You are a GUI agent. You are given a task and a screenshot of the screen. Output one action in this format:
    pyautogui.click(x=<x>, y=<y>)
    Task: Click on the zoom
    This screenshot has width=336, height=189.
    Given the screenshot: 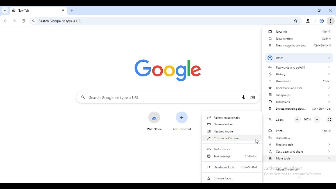 What is the action you would take?
    pyautogui.click(x=276, y=120)
    